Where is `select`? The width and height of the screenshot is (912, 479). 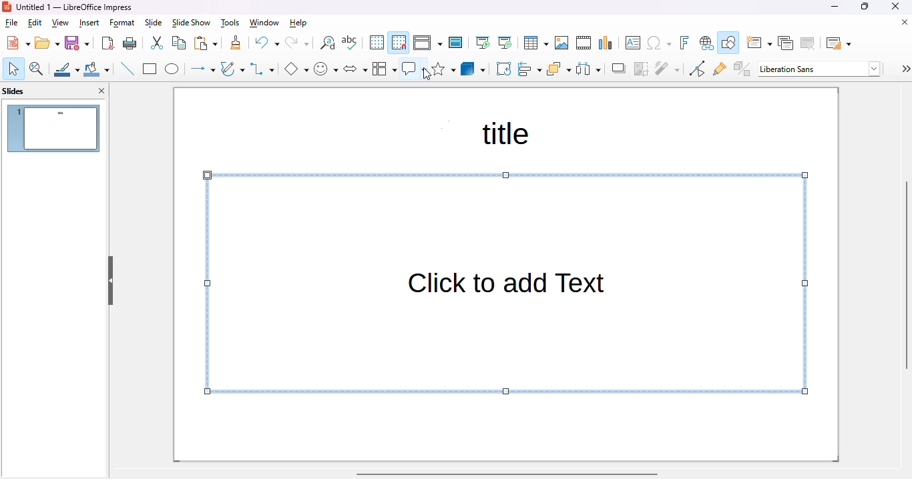 select is located at coordinates (13, 69).